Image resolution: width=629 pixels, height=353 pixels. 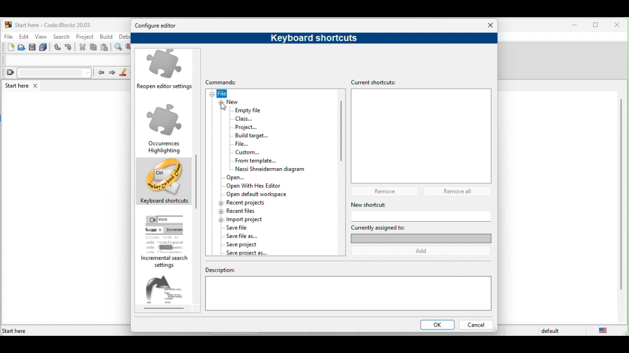 I want to click on ok, so click(x=435, y=326).